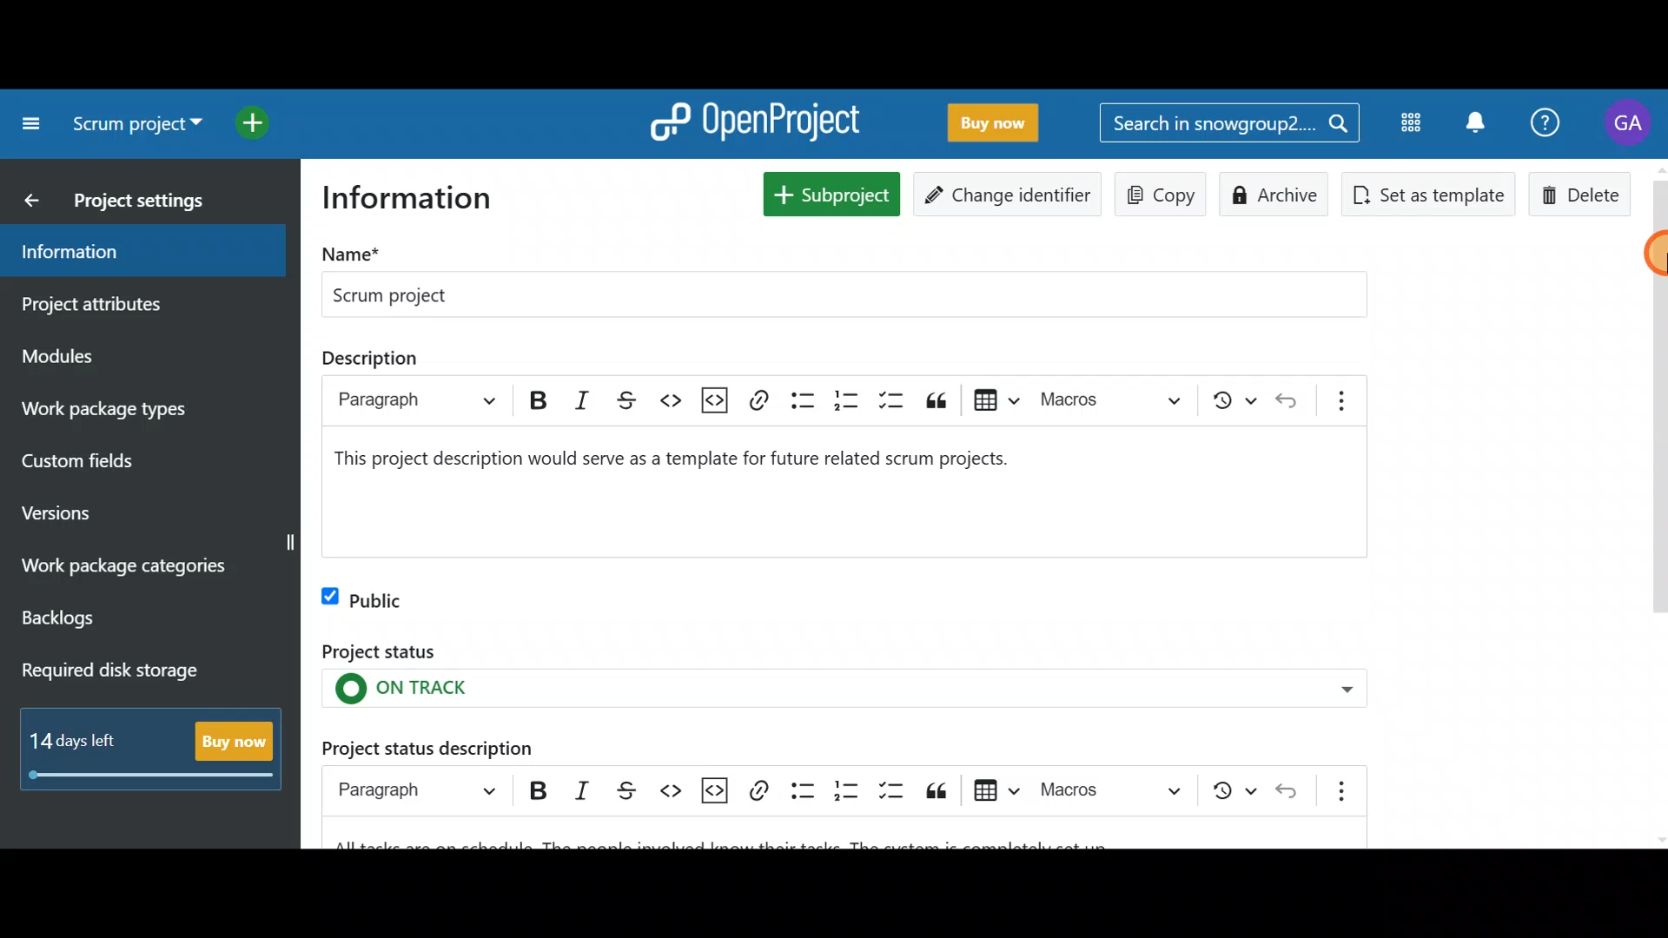 The height and width of the screenshot is (938, 1668). I want to click on strikethrough, so click(625, 400).